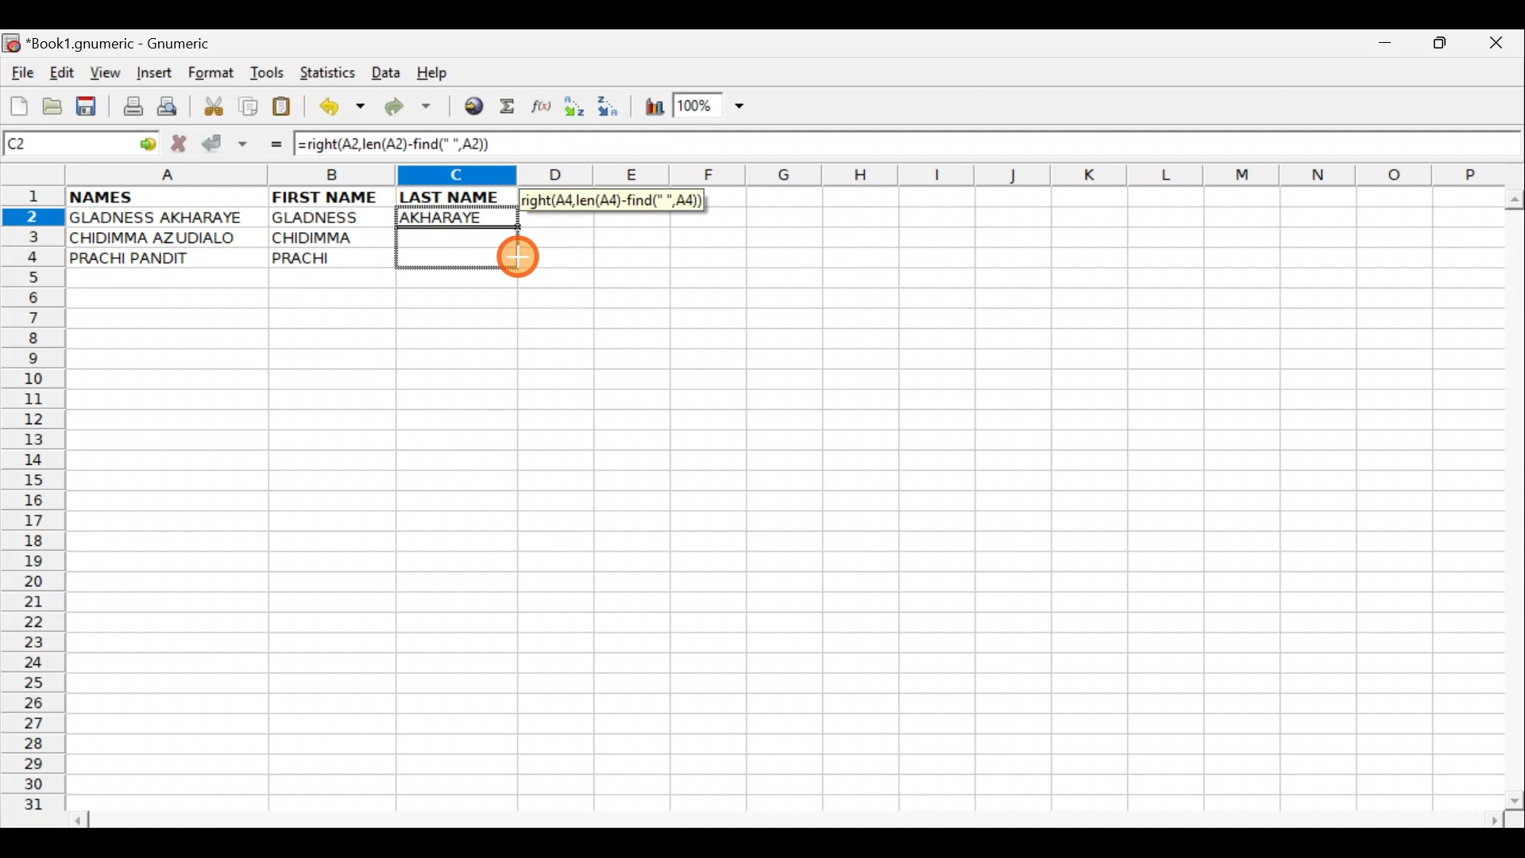 The width and height of the screenshot is (1525, 858). Describe the element at coordinates (56, 104) in the screenshot. I see `Open a file` at that location.